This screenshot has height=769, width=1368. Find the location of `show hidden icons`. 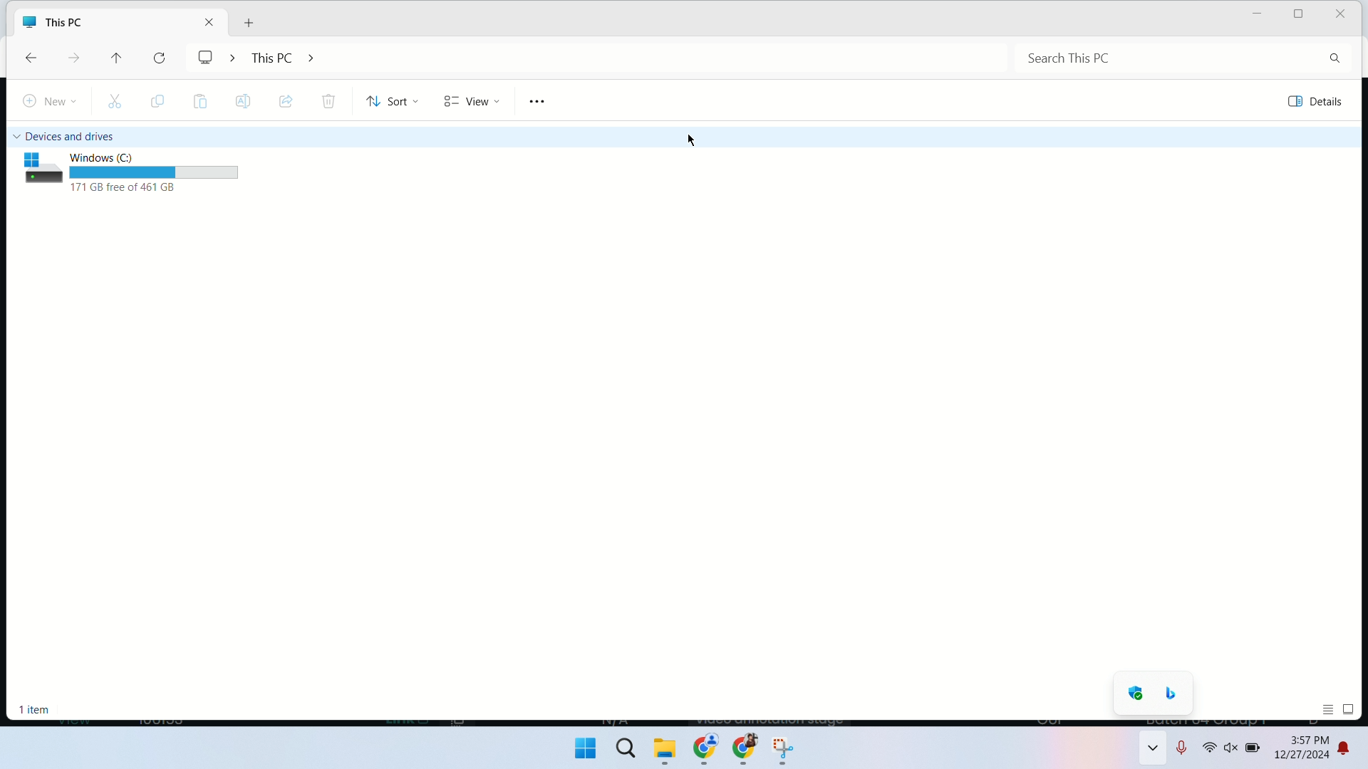

show hidden icons is located at coordinates (1153, 751).